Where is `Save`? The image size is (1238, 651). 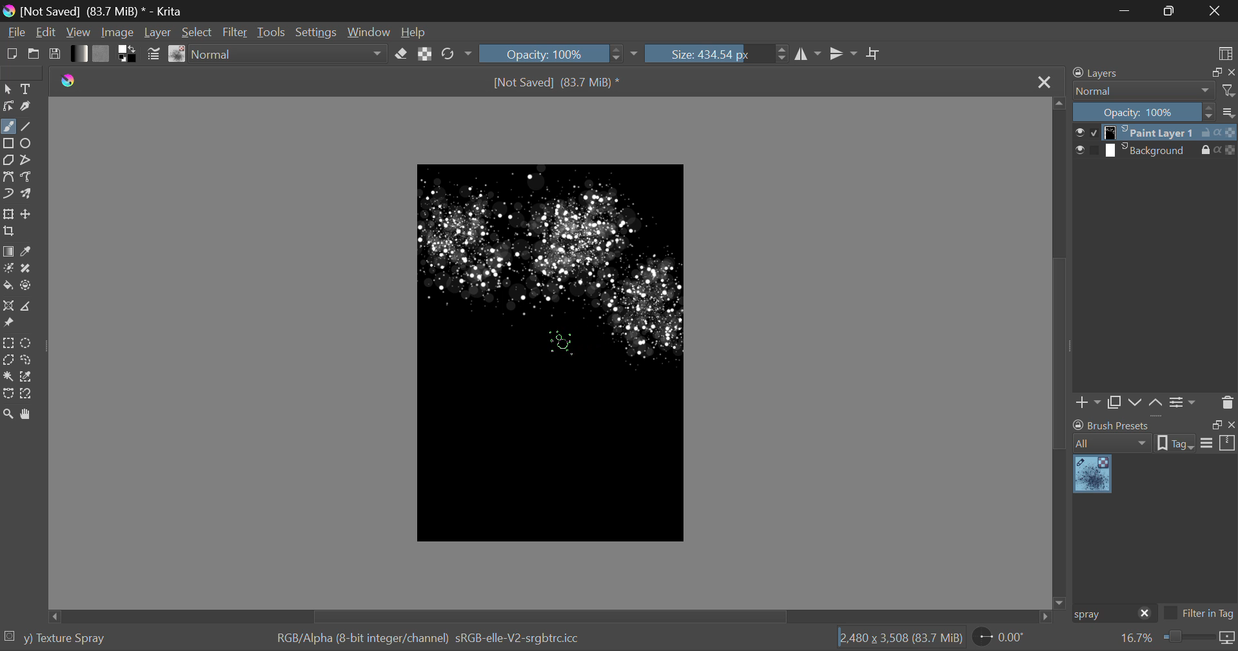
Save is located at coordinates (54, 53).